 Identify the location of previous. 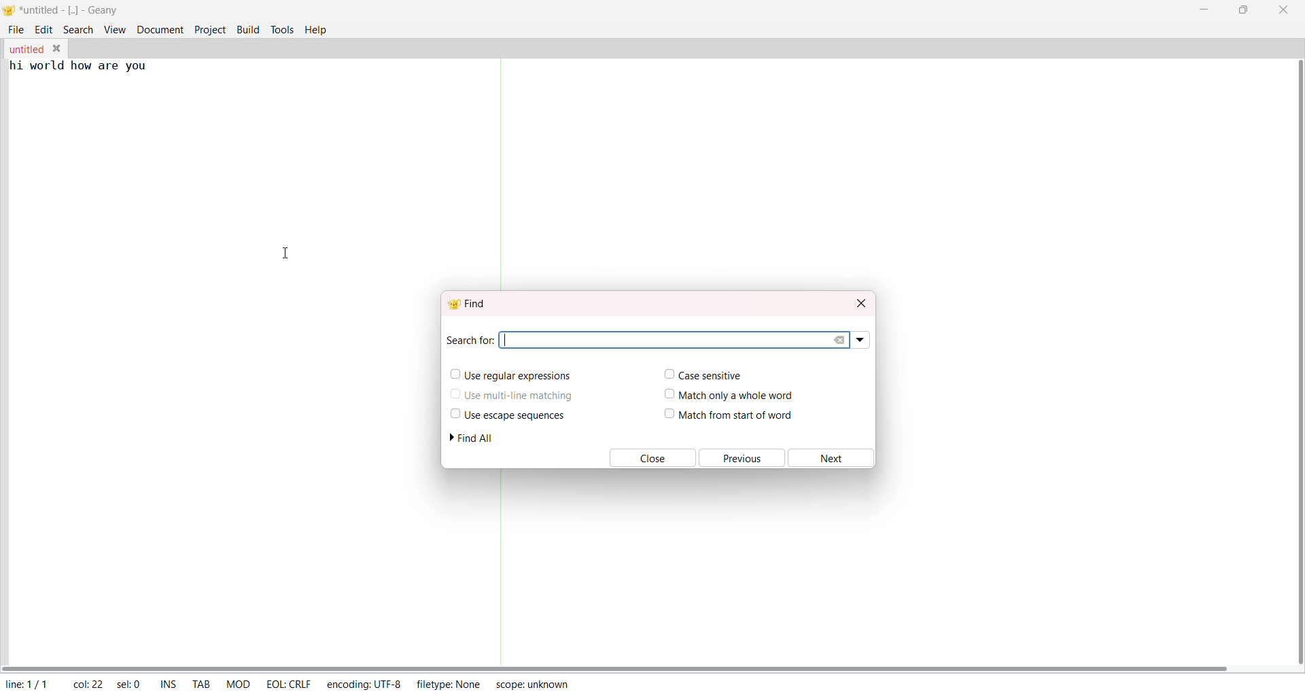
(739, 458).